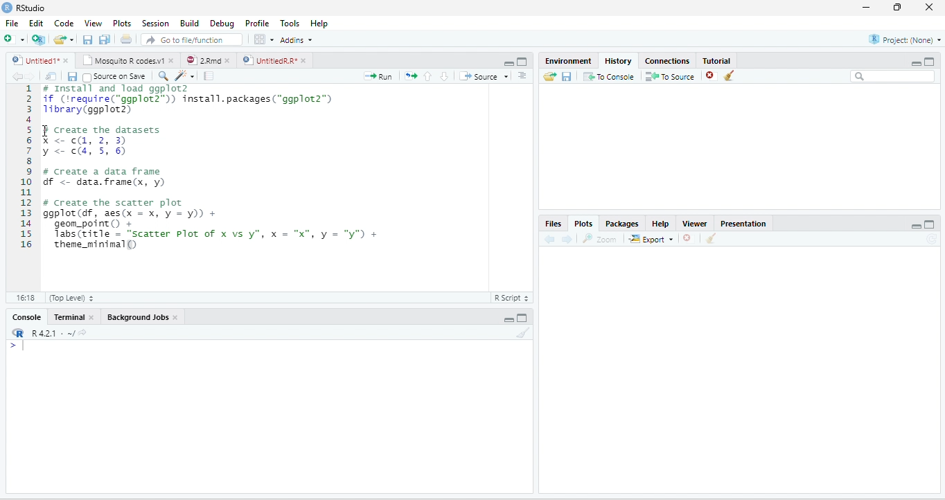 The image size is (945, 500). What do you see at coordinates (444, 76) in the screenshot?
I see `Go to next section/chunk` at bounding box center [444, 76].